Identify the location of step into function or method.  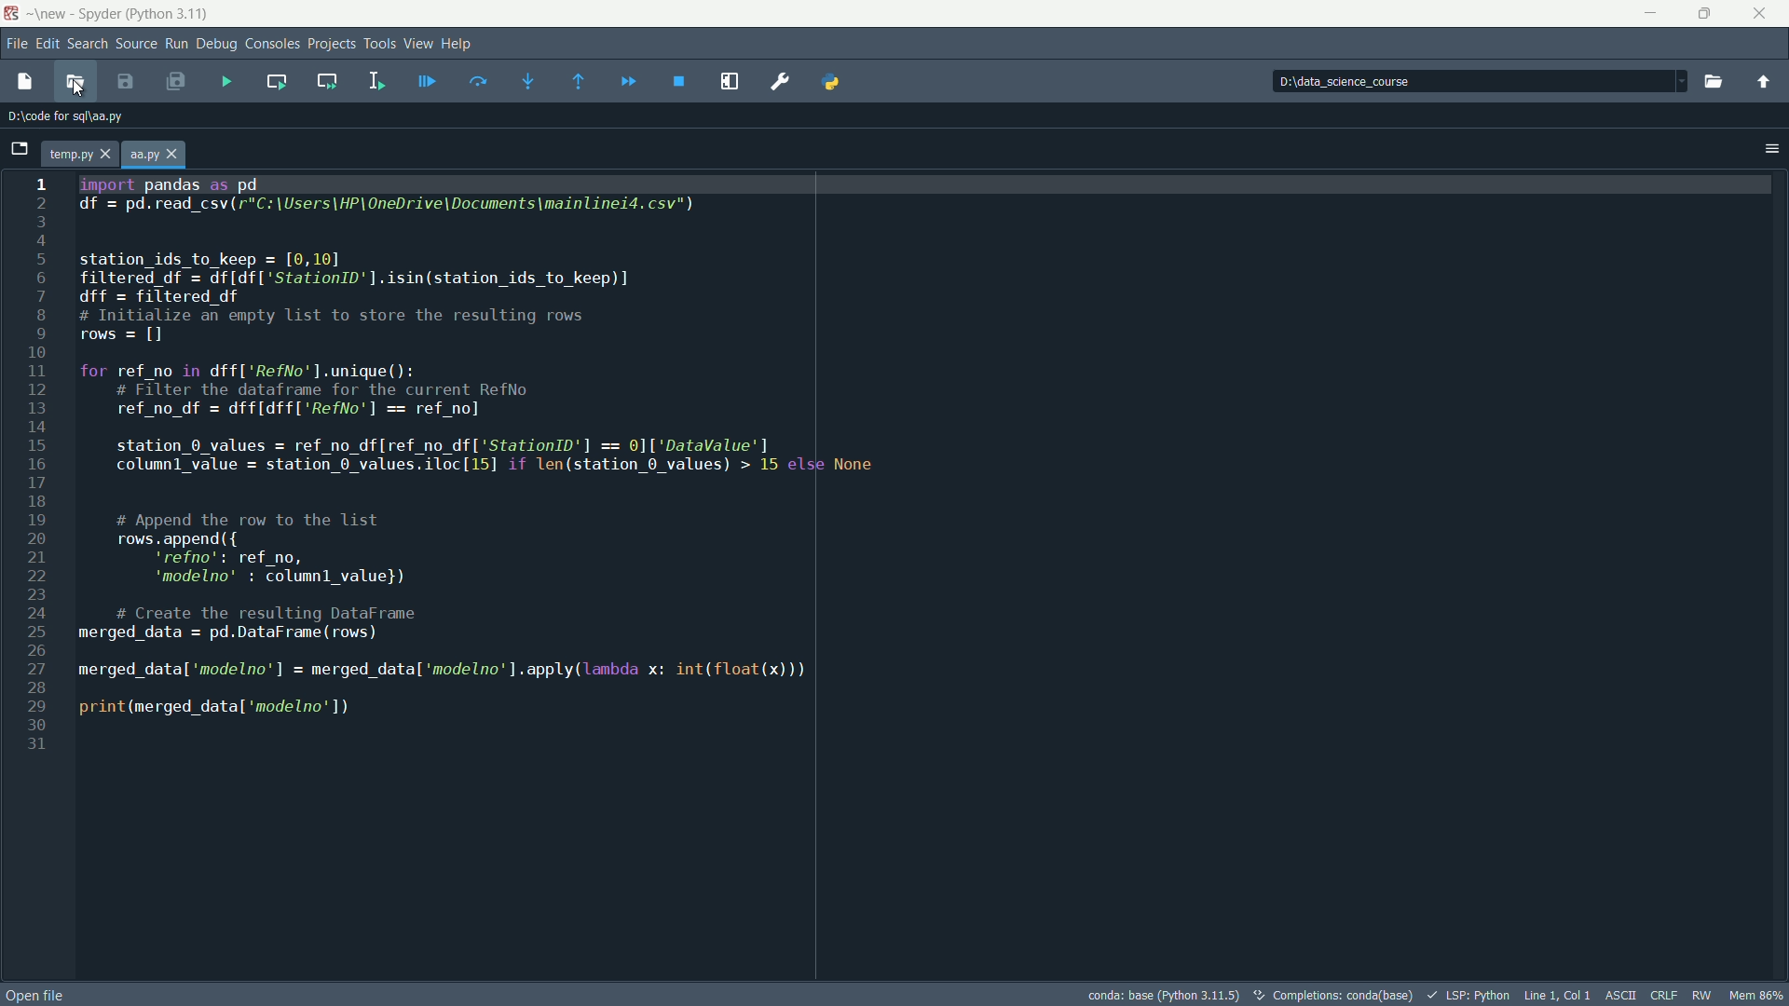
(528, 80).